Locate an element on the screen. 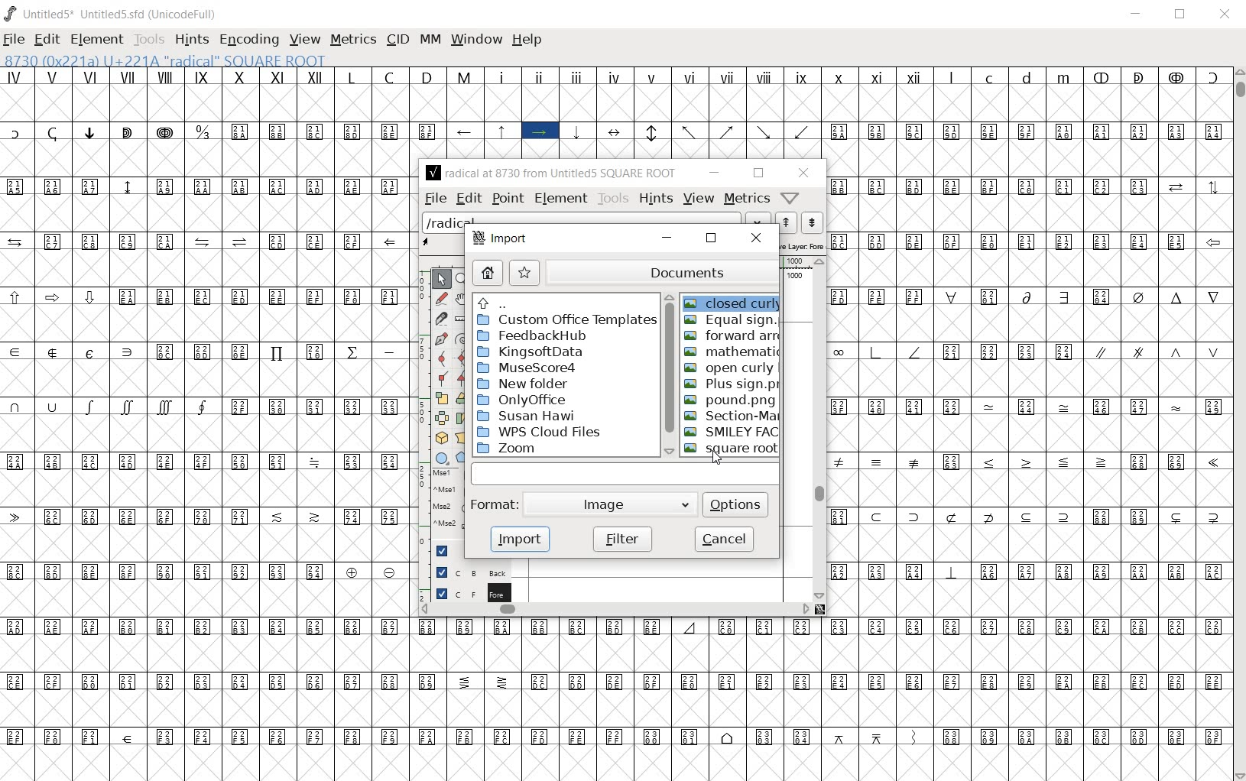 The height and width of the screenshot is (781, 1246). add a point, then drag out its control points is located at coordinates (440, 339).